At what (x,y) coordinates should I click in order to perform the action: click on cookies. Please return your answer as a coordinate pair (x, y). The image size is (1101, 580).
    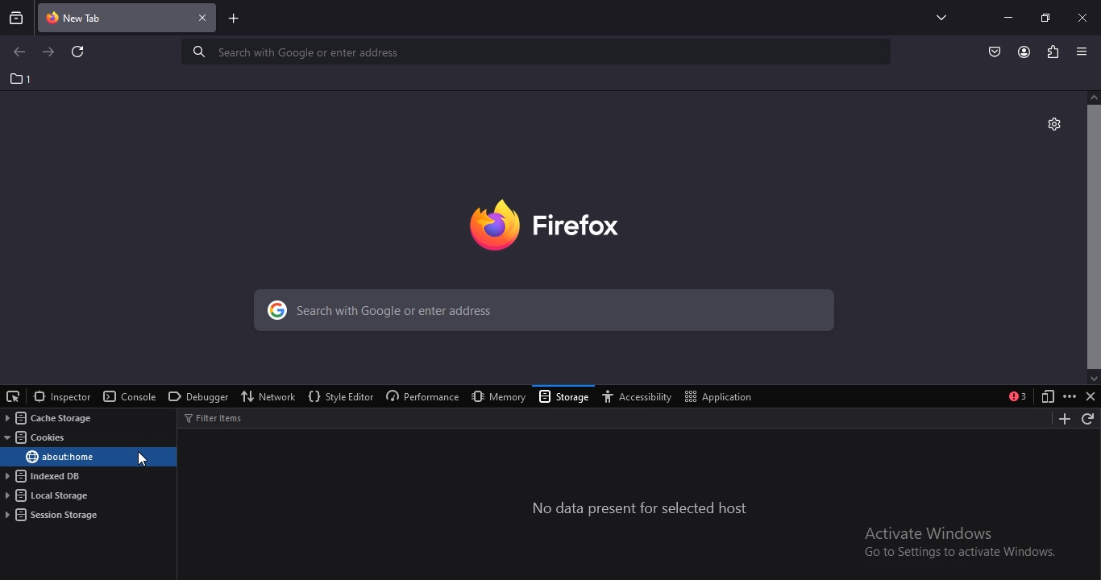
    Looking at the image, I should click on (39, 438).